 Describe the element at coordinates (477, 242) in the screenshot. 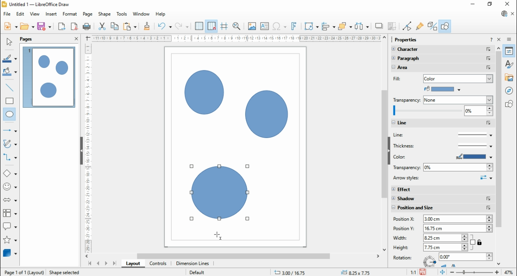

I see `constrain proportions` at that location.